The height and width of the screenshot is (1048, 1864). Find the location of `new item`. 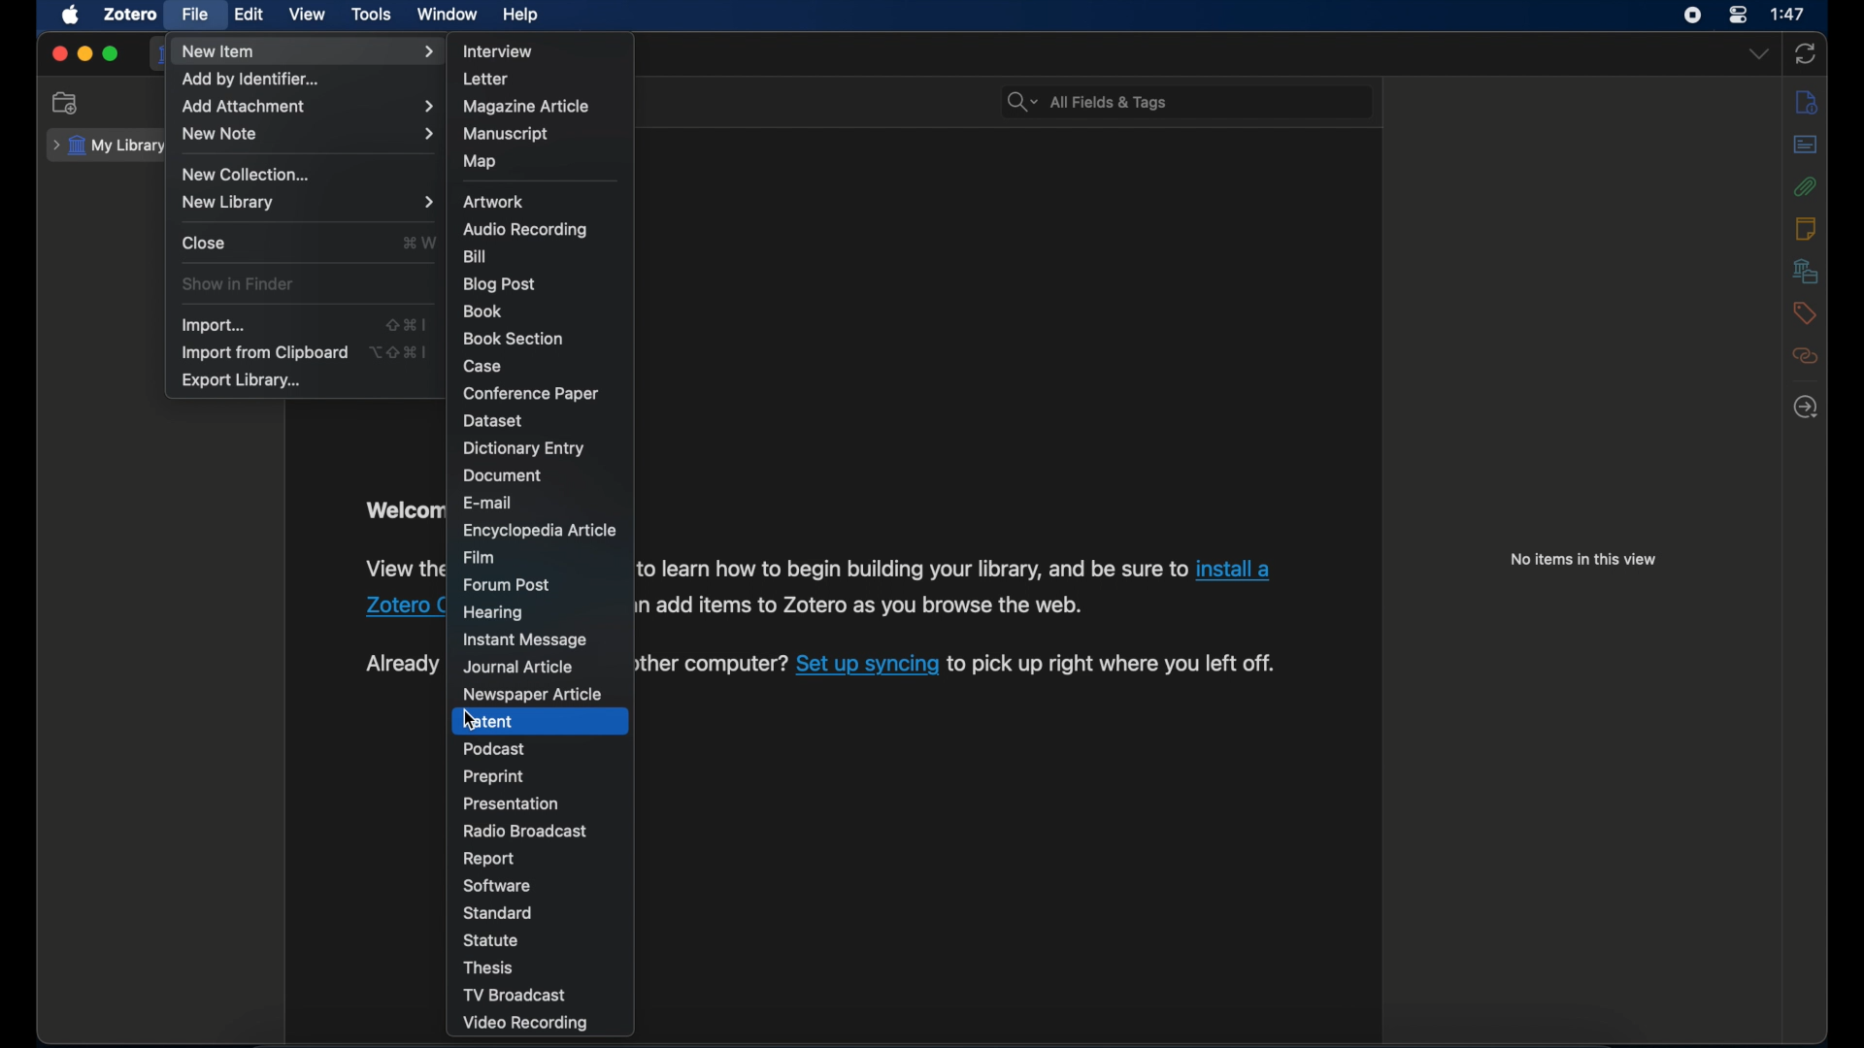

new item is located at coordinates (307, 51).